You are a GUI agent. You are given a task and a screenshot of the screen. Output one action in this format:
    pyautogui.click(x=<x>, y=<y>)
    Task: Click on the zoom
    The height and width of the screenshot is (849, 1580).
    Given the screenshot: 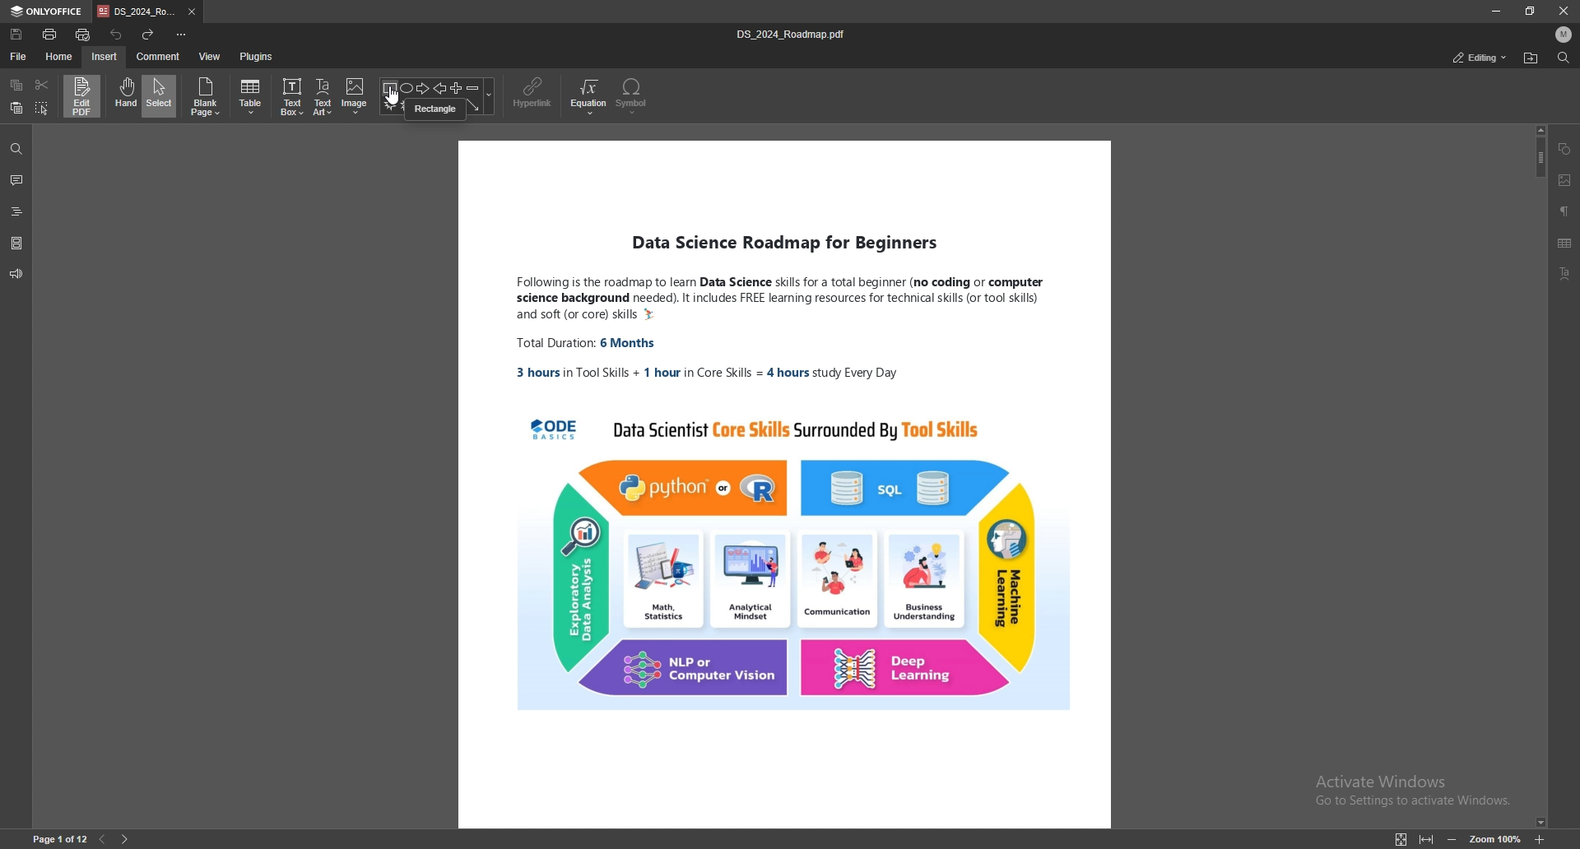 What is the action you would take?
    pyautogui.click(x=1494, y=838)
    